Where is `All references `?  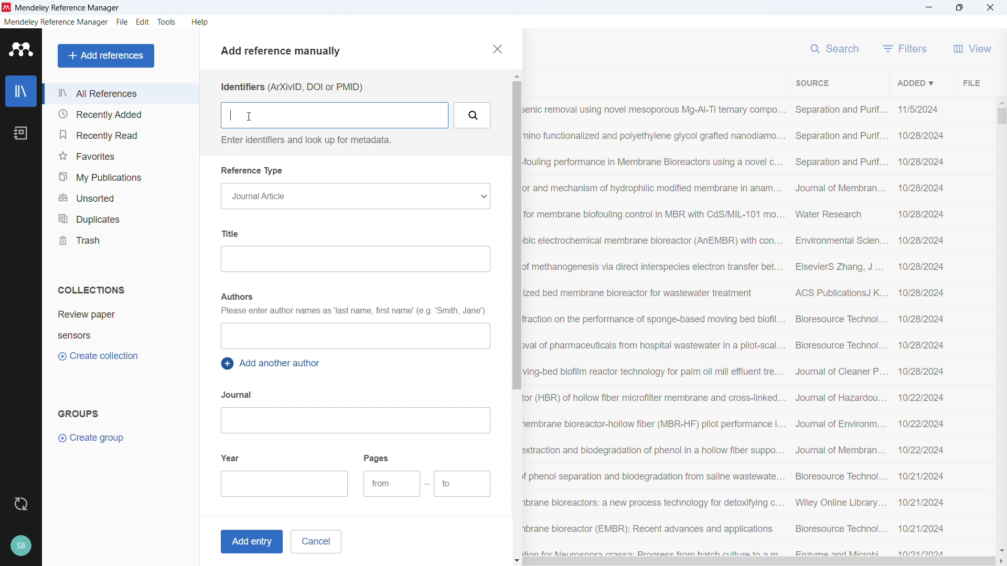
All references  is located at coordinates (120, 93).